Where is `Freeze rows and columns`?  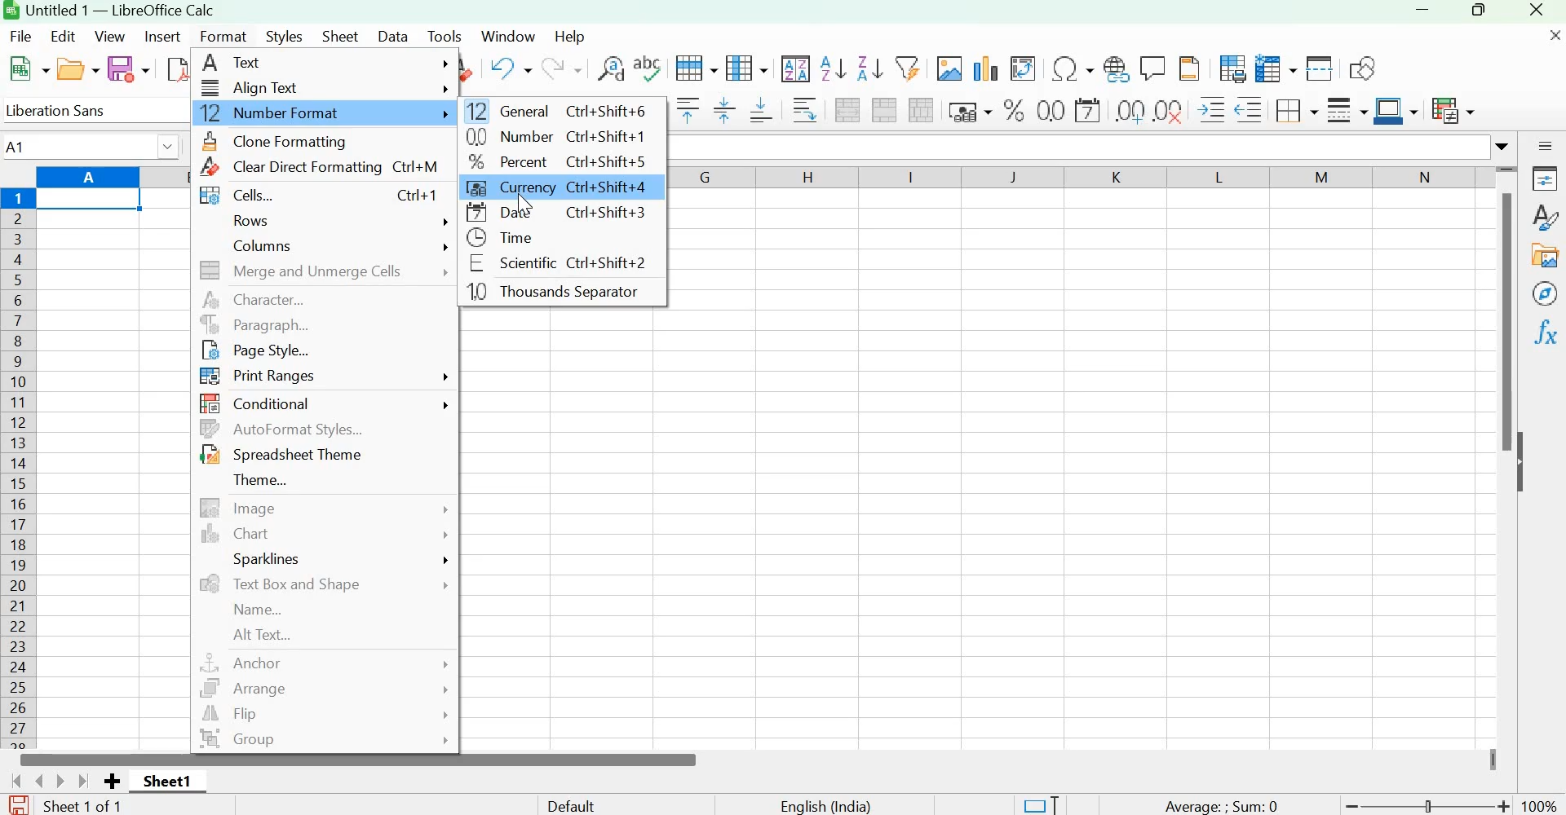
Freeze rows and columns is located at coordinates (1276, 68).